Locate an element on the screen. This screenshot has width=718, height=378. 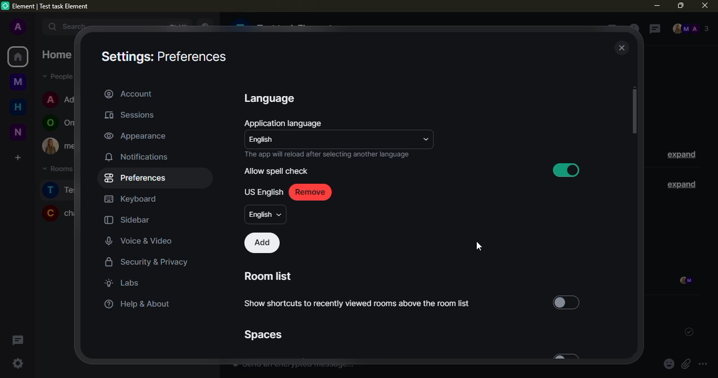
us english is located at coordinates (263, 193).